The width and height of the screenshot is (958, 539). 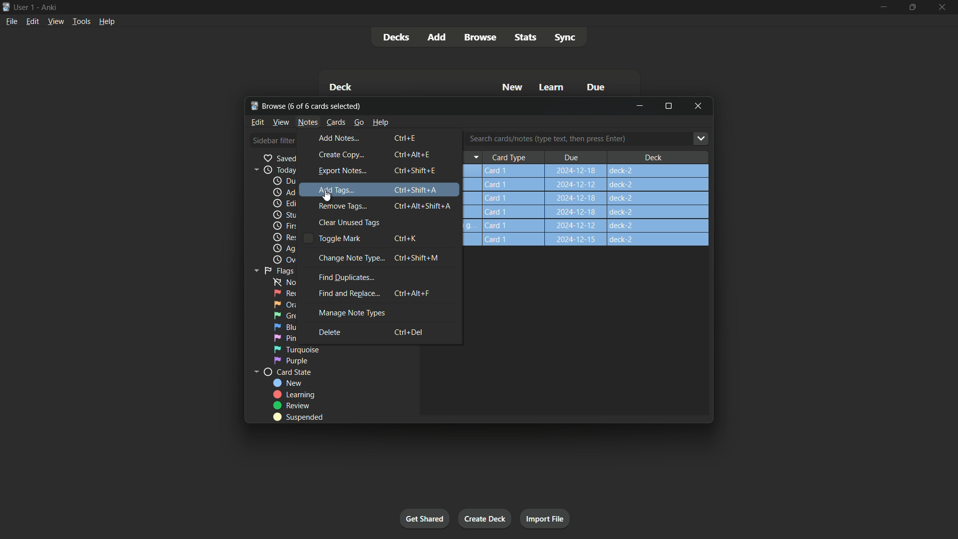 What do you see at coordinates (288, 372) in the screenshot?
I see `card state` at bounding box center [288, 372].